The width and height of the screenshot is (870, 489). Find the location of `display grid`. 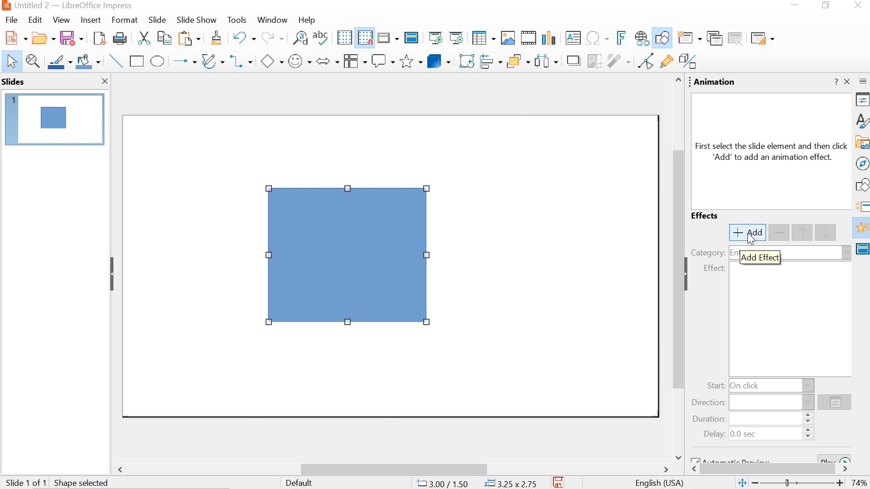

display grid is located at coordinates (344, 37).